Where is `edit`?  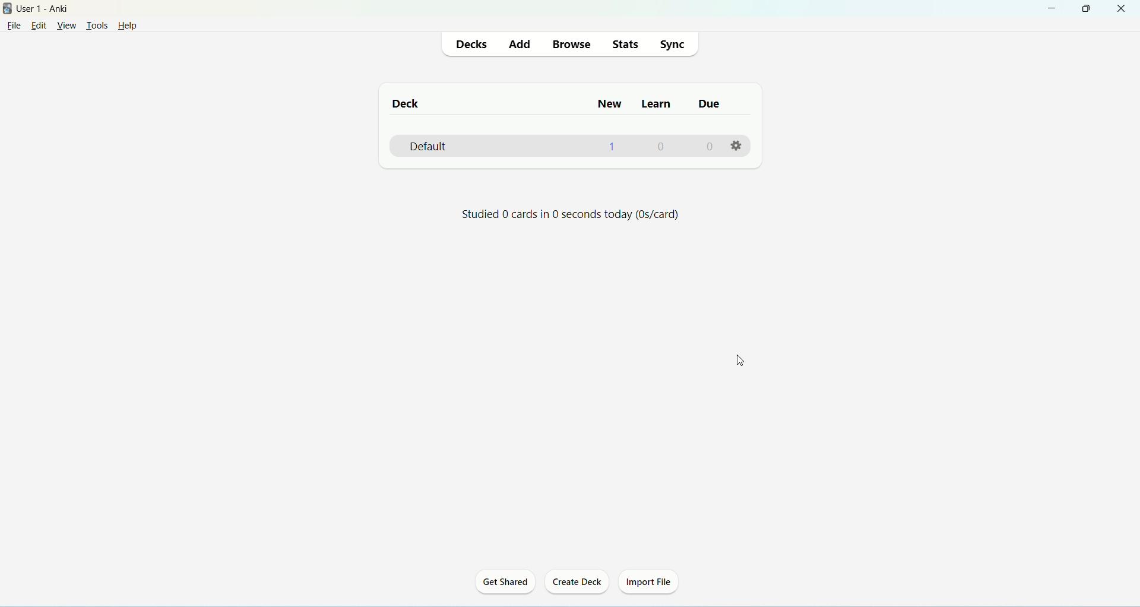 edit is located at coordinates (42, 26).